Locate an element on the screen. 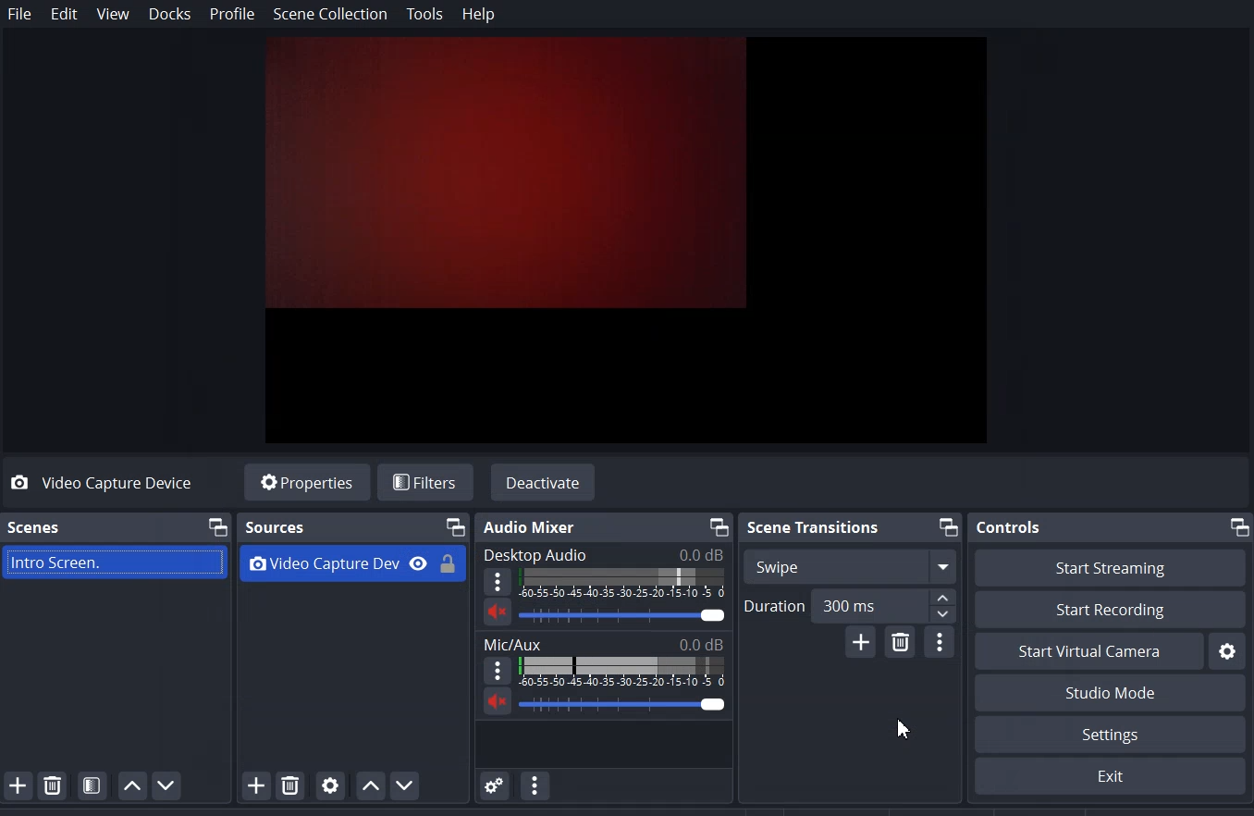 The image size is (1254, 816). Move Source Down is located at coordinates (407, 785).